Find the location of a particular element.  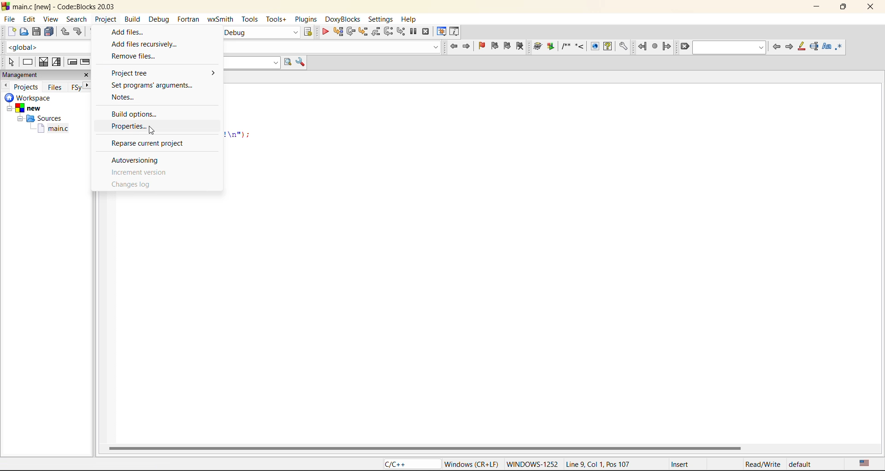

notes is located at coordinates (129, 99).